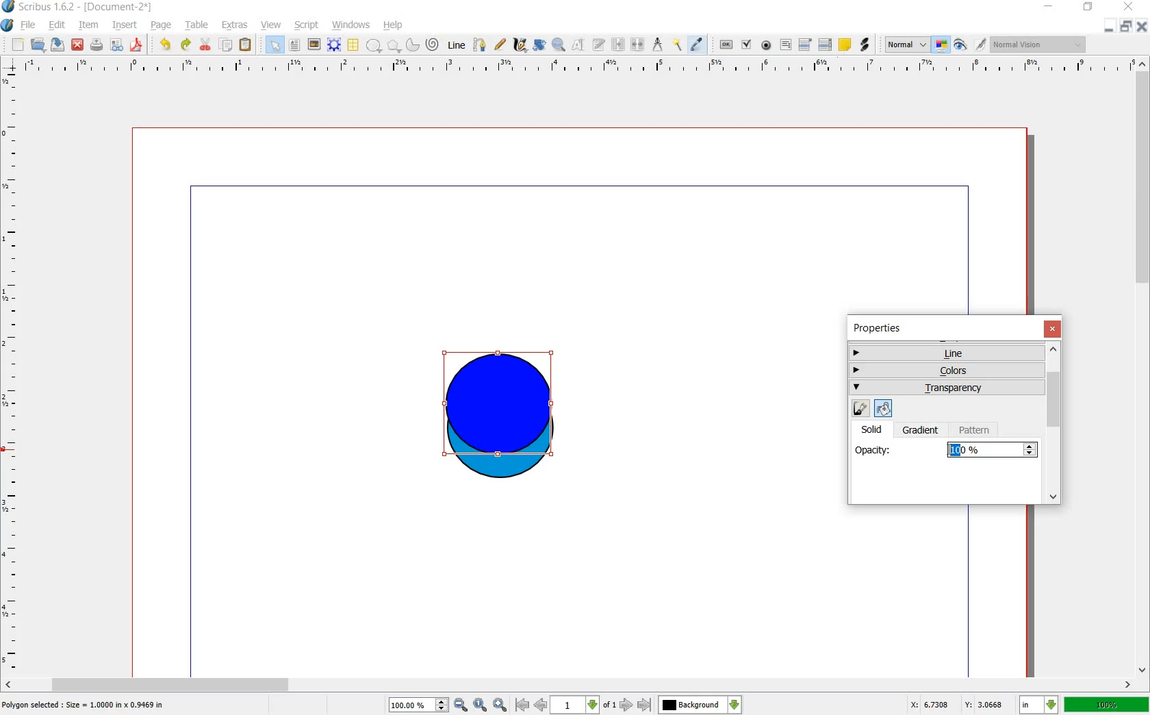 The height and width of the screenshot is (715, 1150). Describe the element at coordinates (274, 45) in the screenshot. I see `select item` at that location.